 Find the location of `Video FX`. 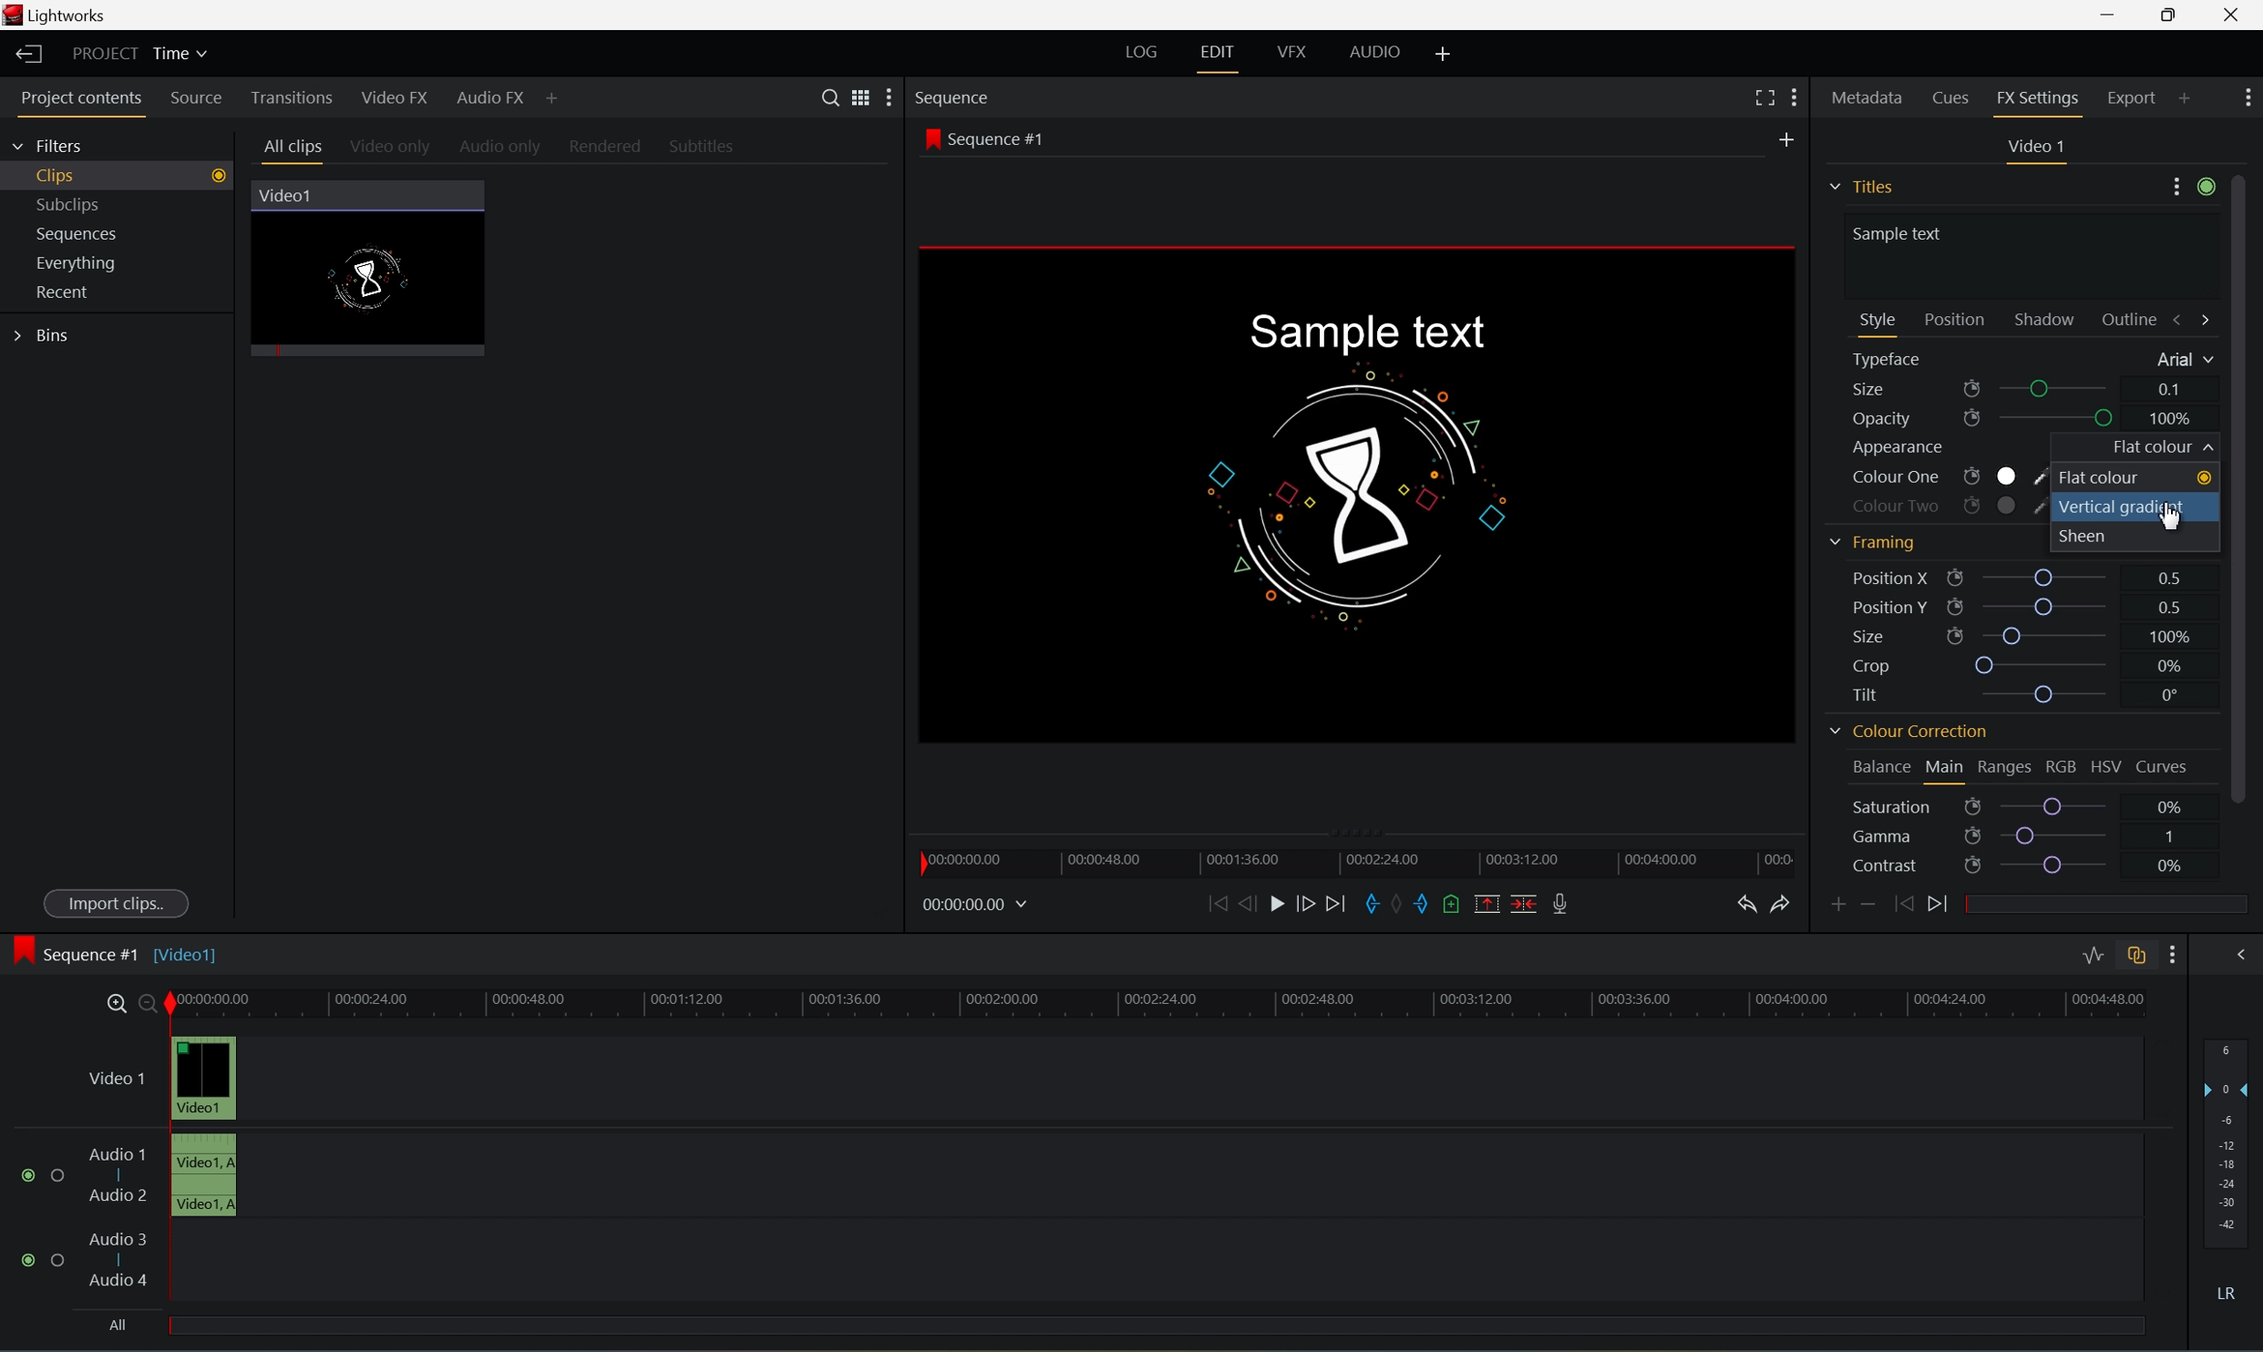

Video FX is located at coordinates (397, 98).